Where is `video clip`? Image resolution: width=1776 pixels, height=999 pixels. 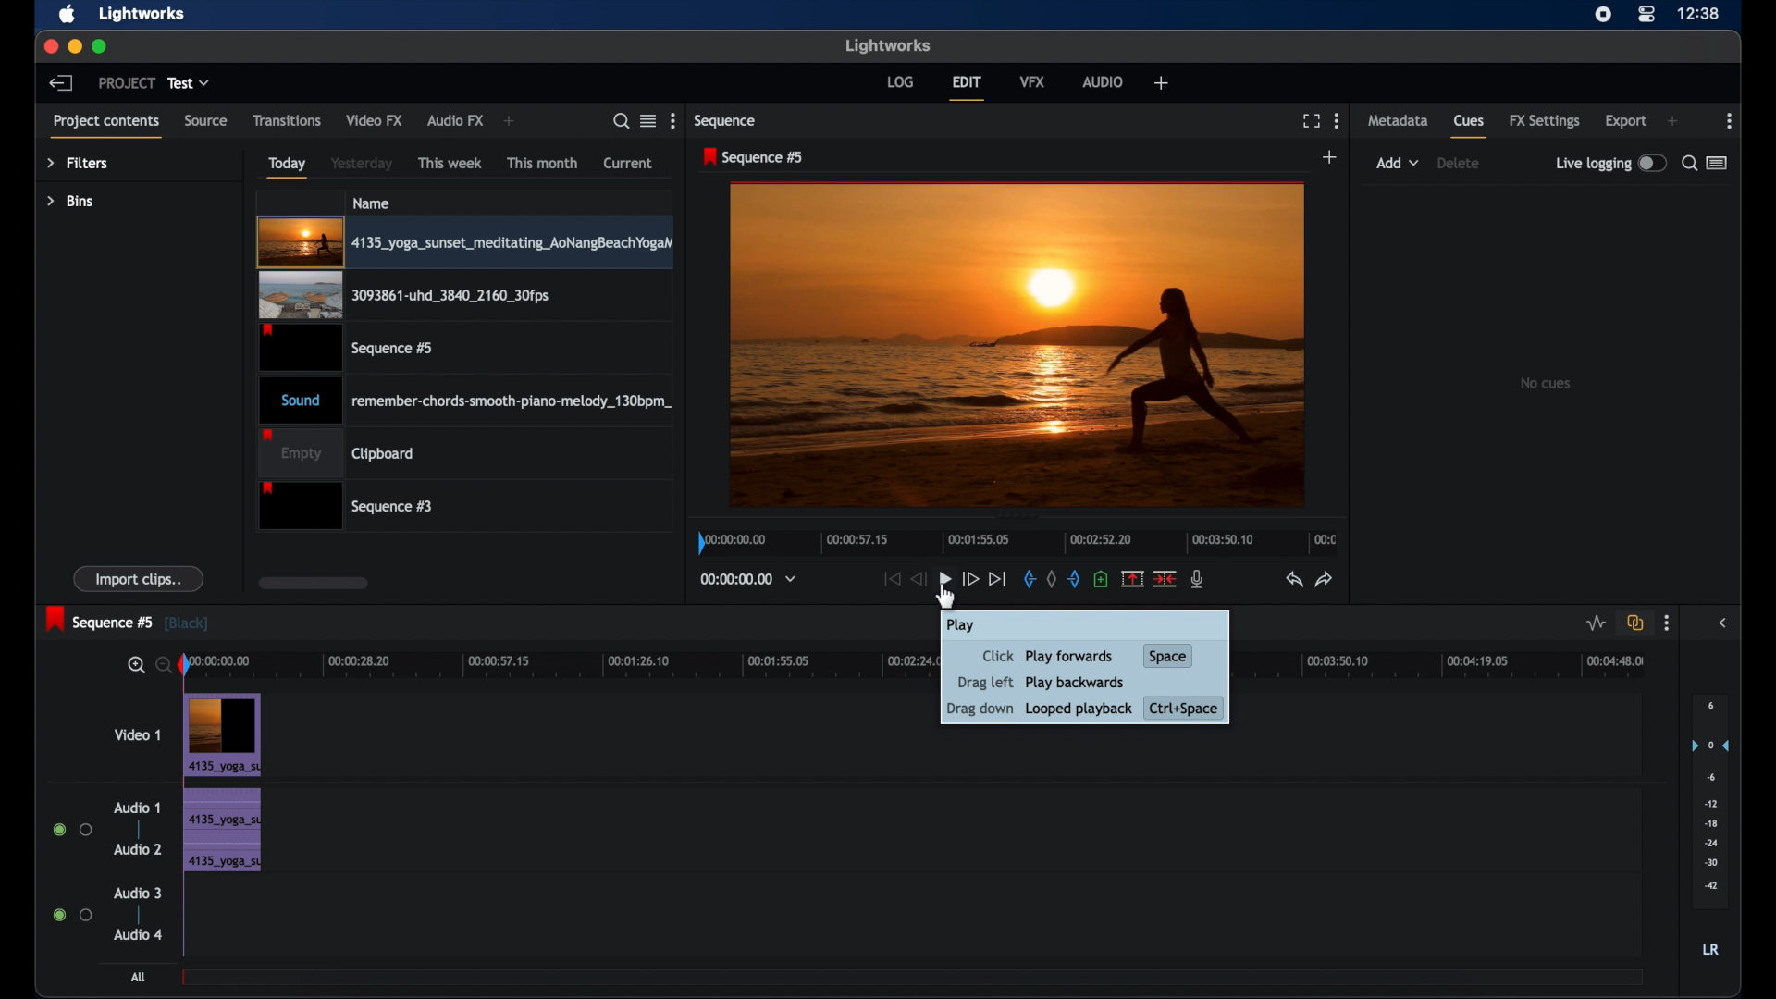
video clip is located at coordinates (344, 349).